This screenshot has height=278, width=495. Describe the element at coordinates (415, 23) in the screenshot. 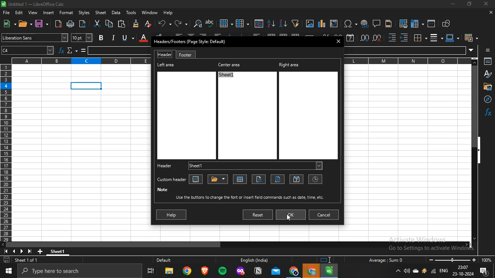

I see `freeze rows and columns` at that location.